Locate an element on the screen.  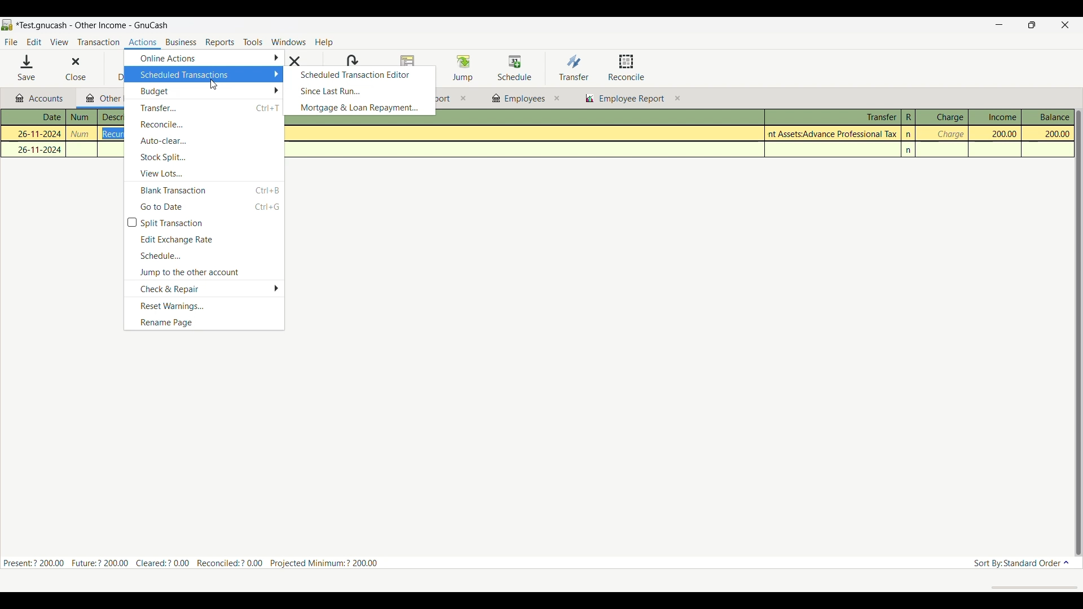
Jump is located at coordinates (463, 68).